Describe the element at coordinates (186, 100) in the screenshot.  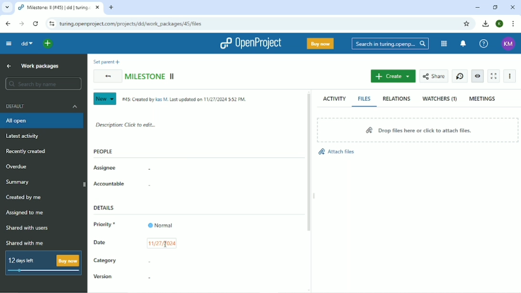
I see `Created by and on` at that location.